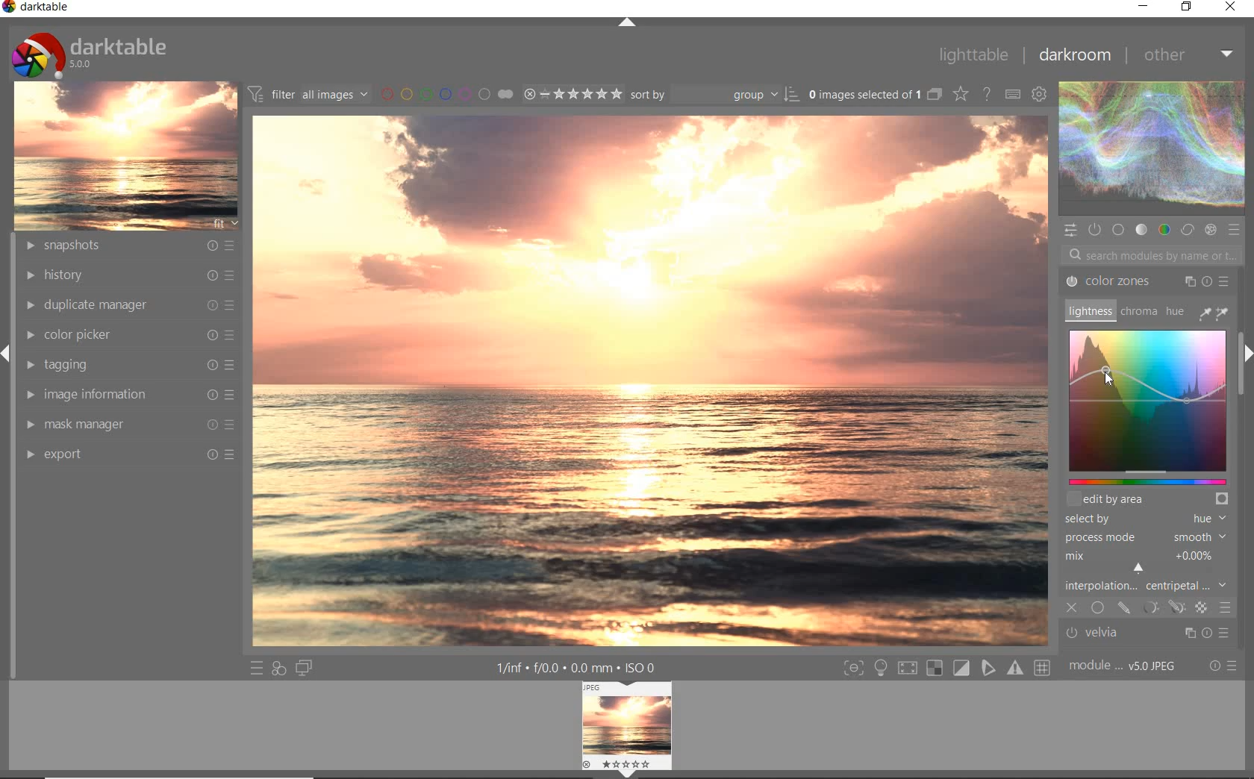 The height and width of the screenshot is (779, 1254). Describe the element at coordinates (861, 94) in the screenshot. I see `SELSECTED IMAGE` at that location.